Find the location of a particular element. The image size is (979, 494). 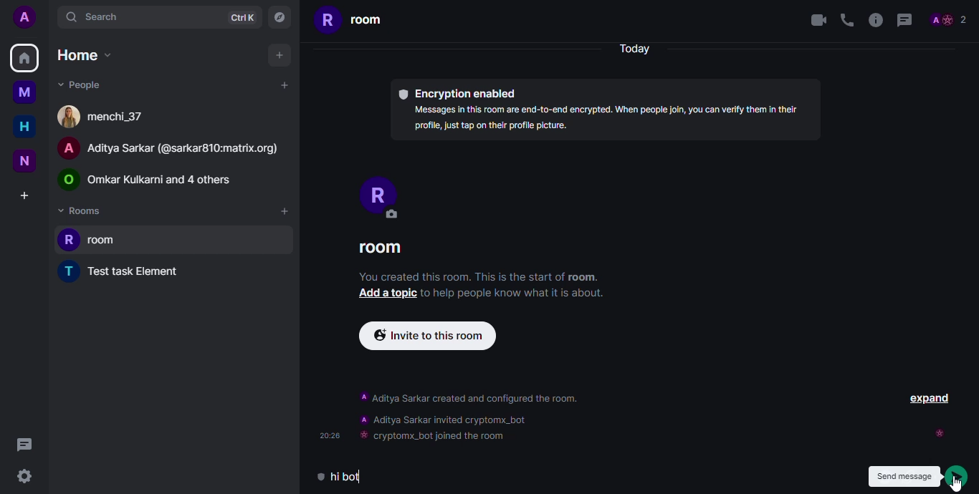

add is located at coordinates (285, 85).